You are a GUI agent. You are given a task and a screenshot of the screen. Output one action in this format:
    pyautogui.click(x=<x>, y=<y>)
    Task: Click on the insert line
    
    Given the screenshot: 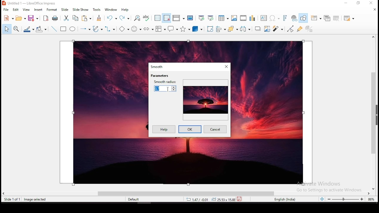 What is the action you would take?
    pyautogui.click(x=54, y=29)
    